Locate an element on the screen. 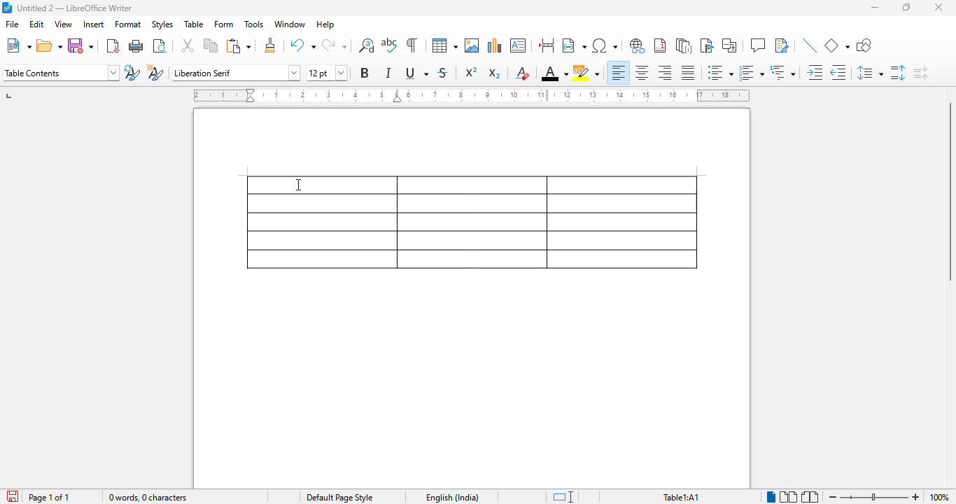  table is located at coordinates (445, 45).